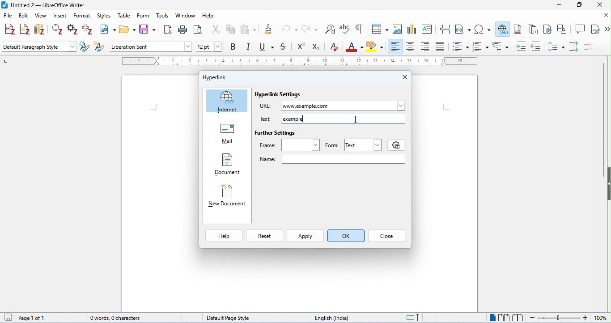 This screenshot has height=323, width=611. I want to click on align right, so click(426, 46).